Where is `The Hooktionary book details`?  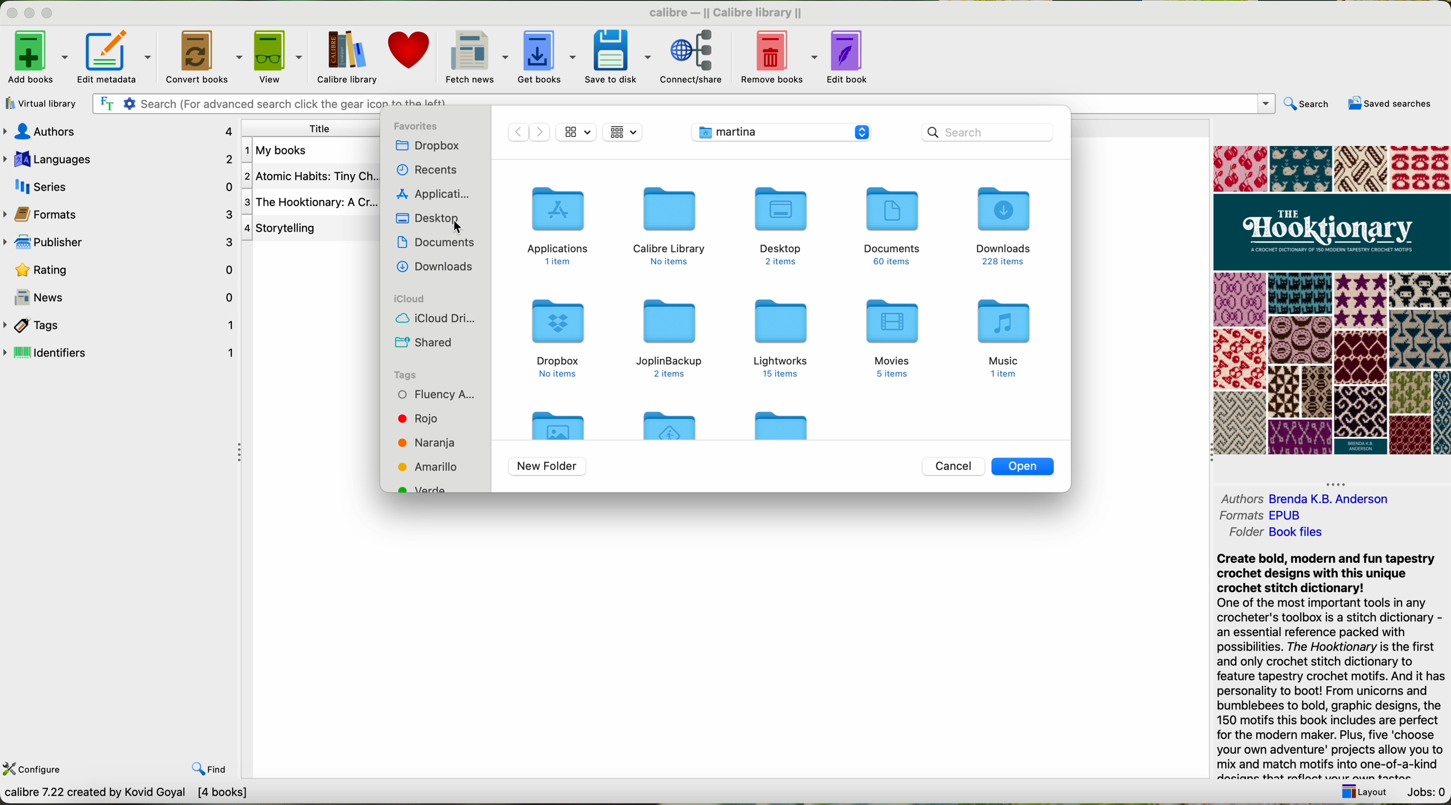 The Hooktionary book details is located at coordinates (308, 177).